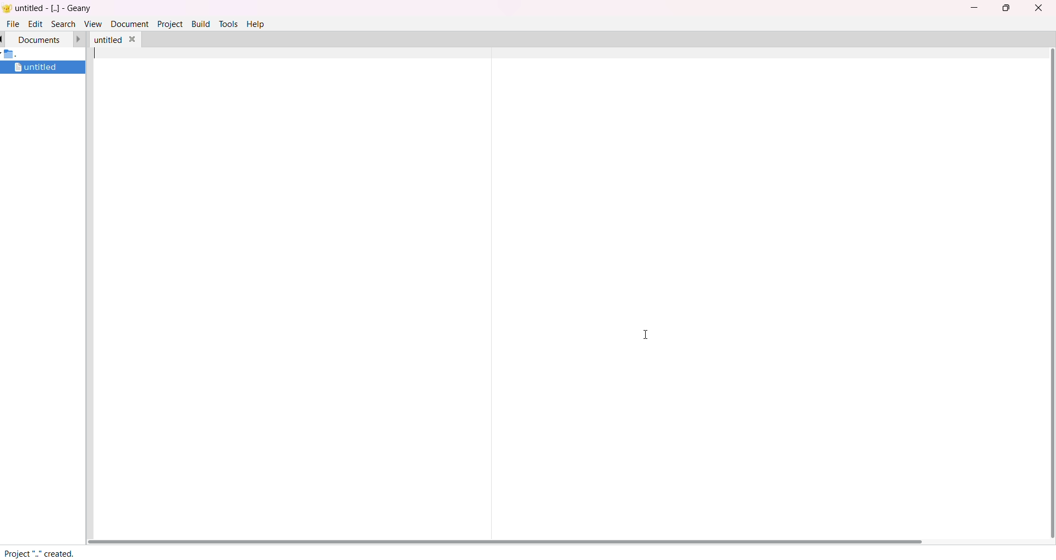 The height and width of the screenshot is (560, 1056). I want to click on Project ".." created., so click(42, 551).